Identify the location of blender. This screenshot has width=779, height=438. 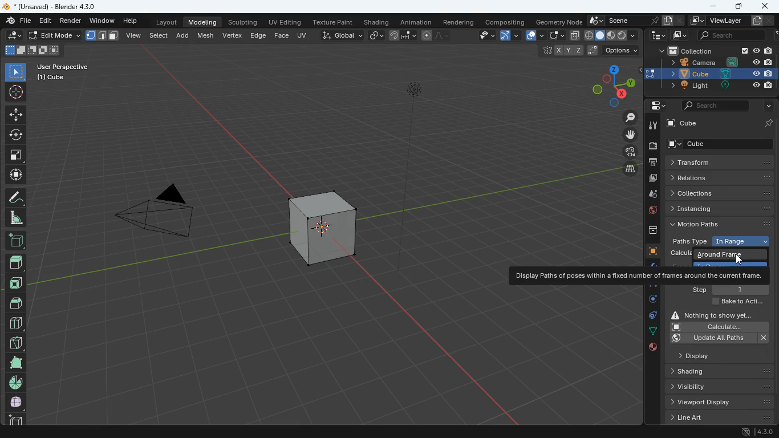
(55, 6).